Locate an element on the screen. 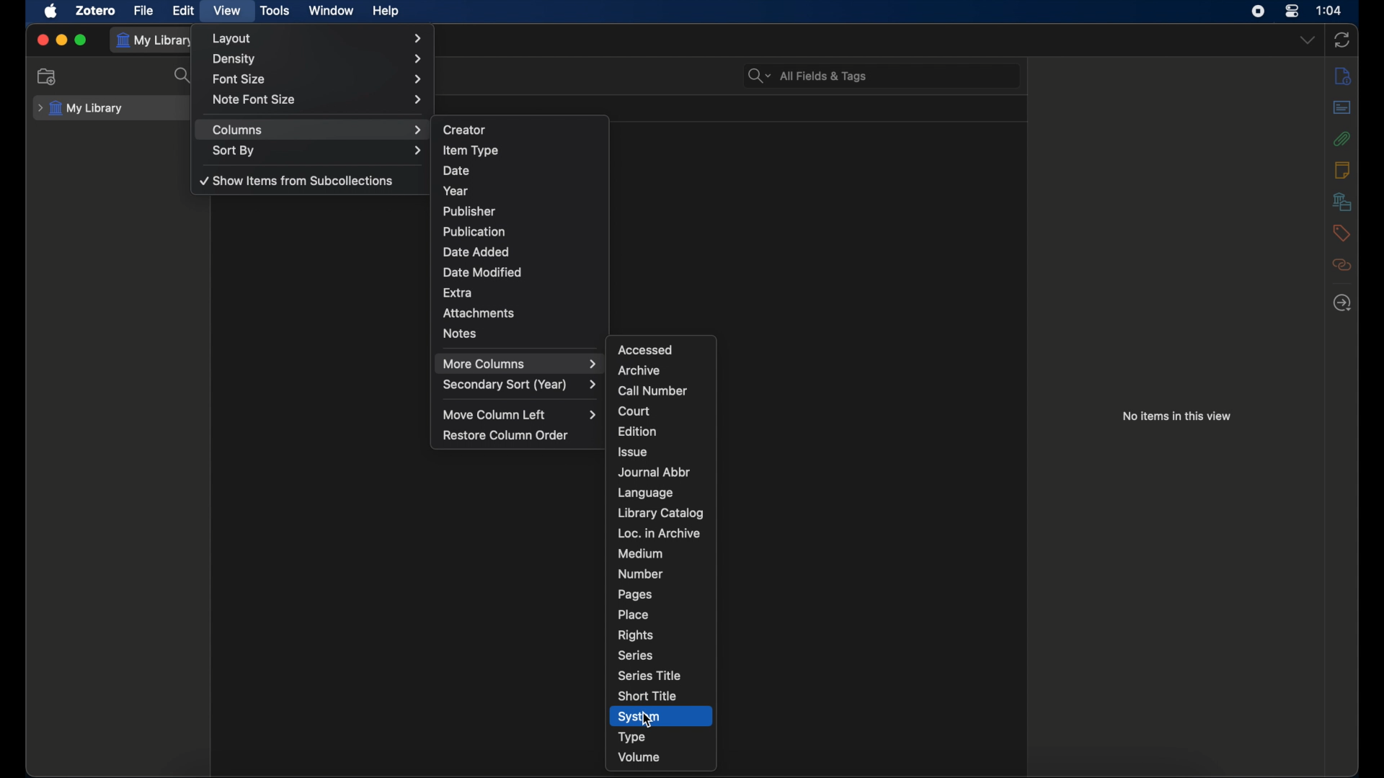  search  is located at coordinates (806, 76).